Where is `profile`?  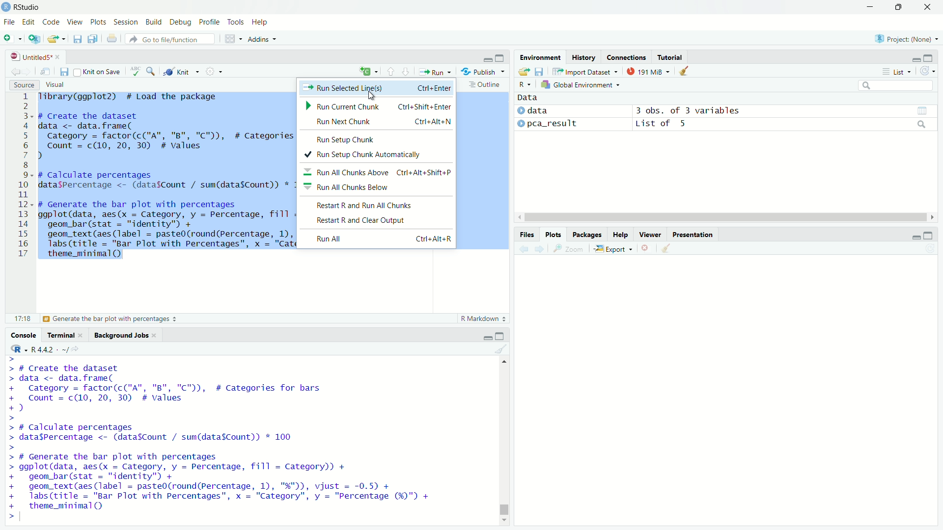 profile is located at coordinates (211, 23).